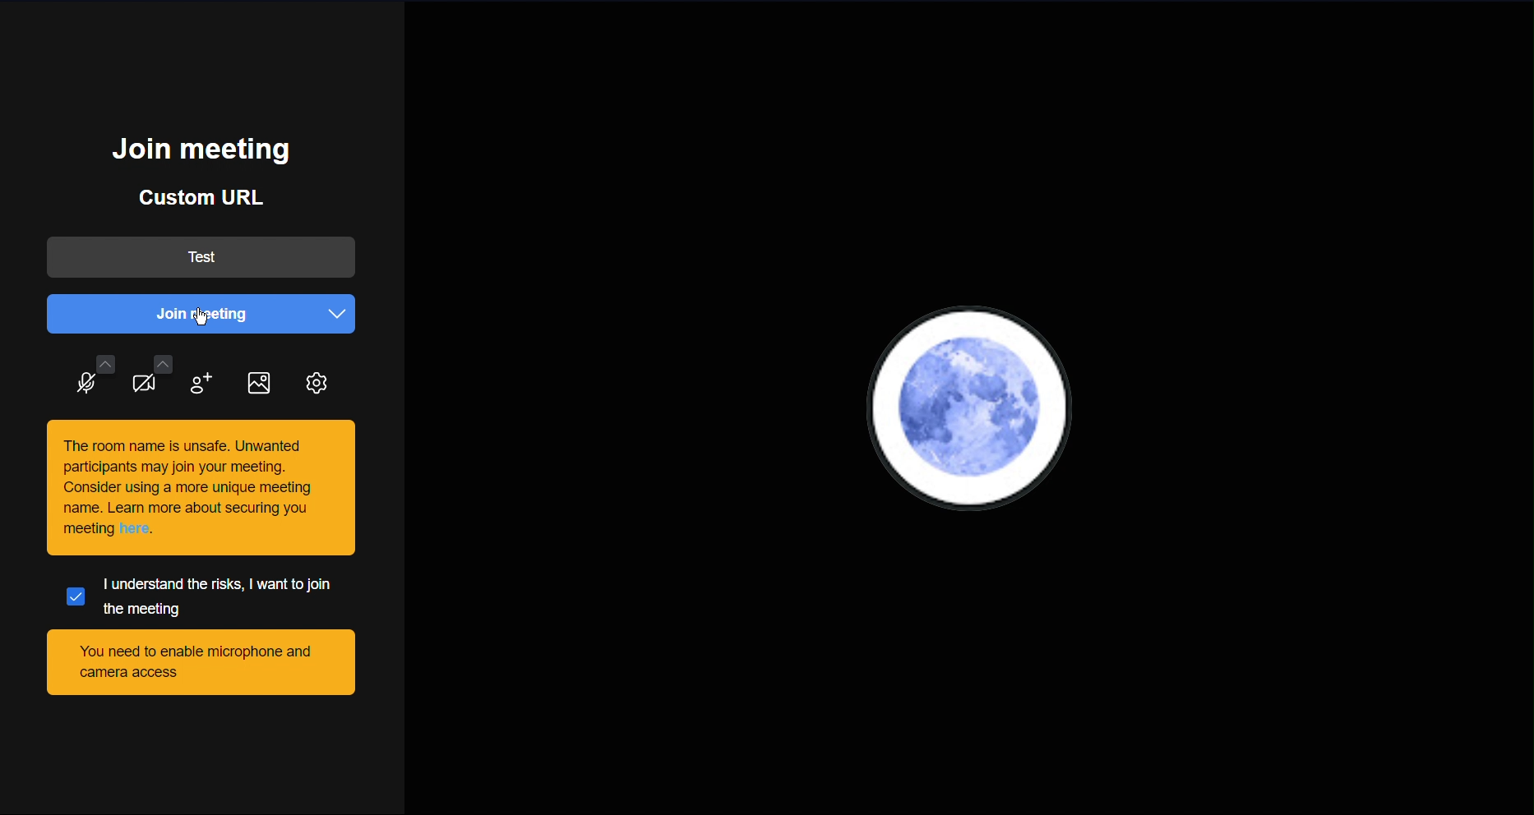  What do you see at coordinates (966, 410) in the screenshot?
I see `User PFP` at bounding box center [966, 410].